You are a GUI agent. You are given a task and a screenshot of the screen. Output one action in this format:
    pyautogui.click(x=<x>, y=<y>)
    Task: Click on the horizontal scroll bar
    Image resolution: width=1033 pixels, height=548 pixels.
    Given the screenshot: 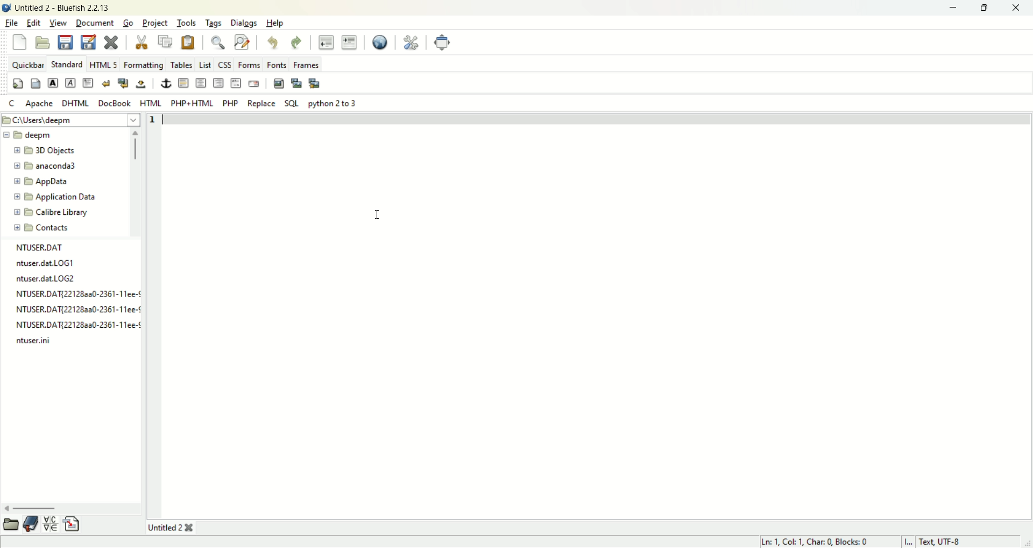 What is the action you would take?
    pyautogui.click(x=72, y=508)
    